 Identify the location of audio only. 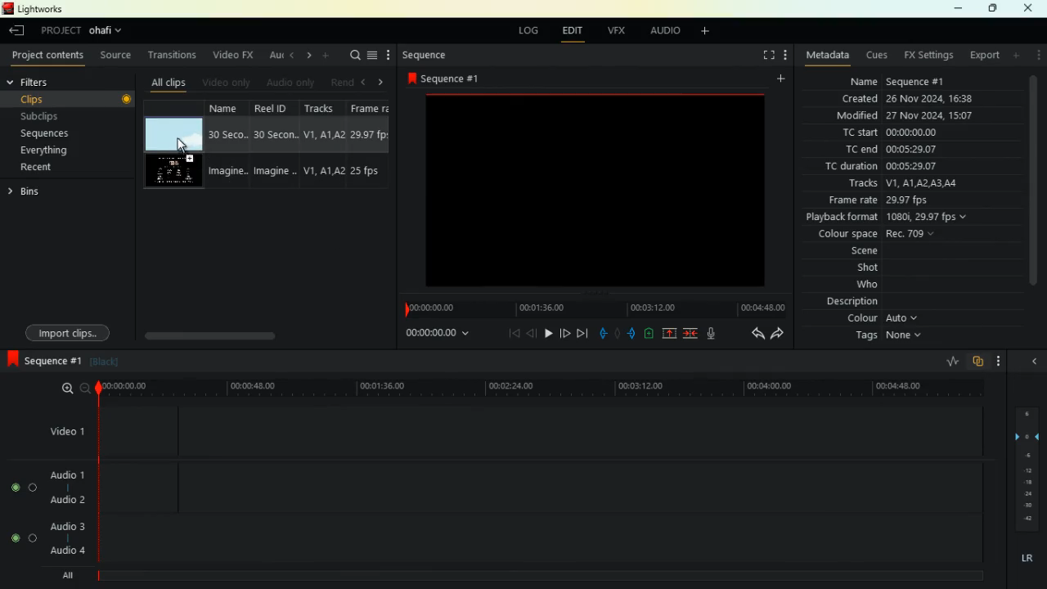
(294, 82).